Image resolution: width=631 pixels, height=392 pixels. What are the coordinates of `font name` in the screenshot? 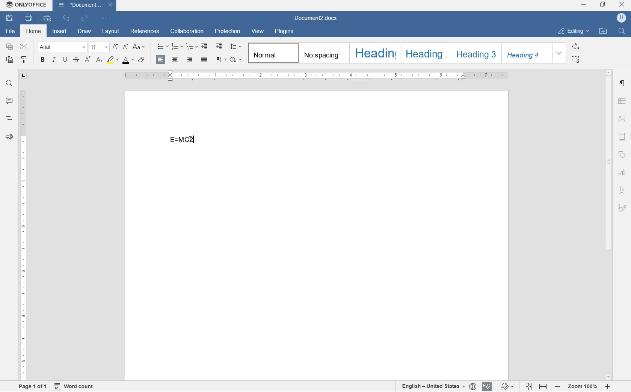 It's located at (62, 47).